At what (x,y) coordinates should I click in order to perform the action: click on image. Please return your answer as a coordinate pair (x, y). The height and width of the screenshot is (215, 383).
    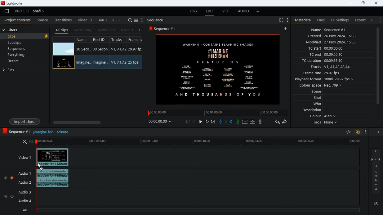
    Looking at the image, I should click on (220, 70).